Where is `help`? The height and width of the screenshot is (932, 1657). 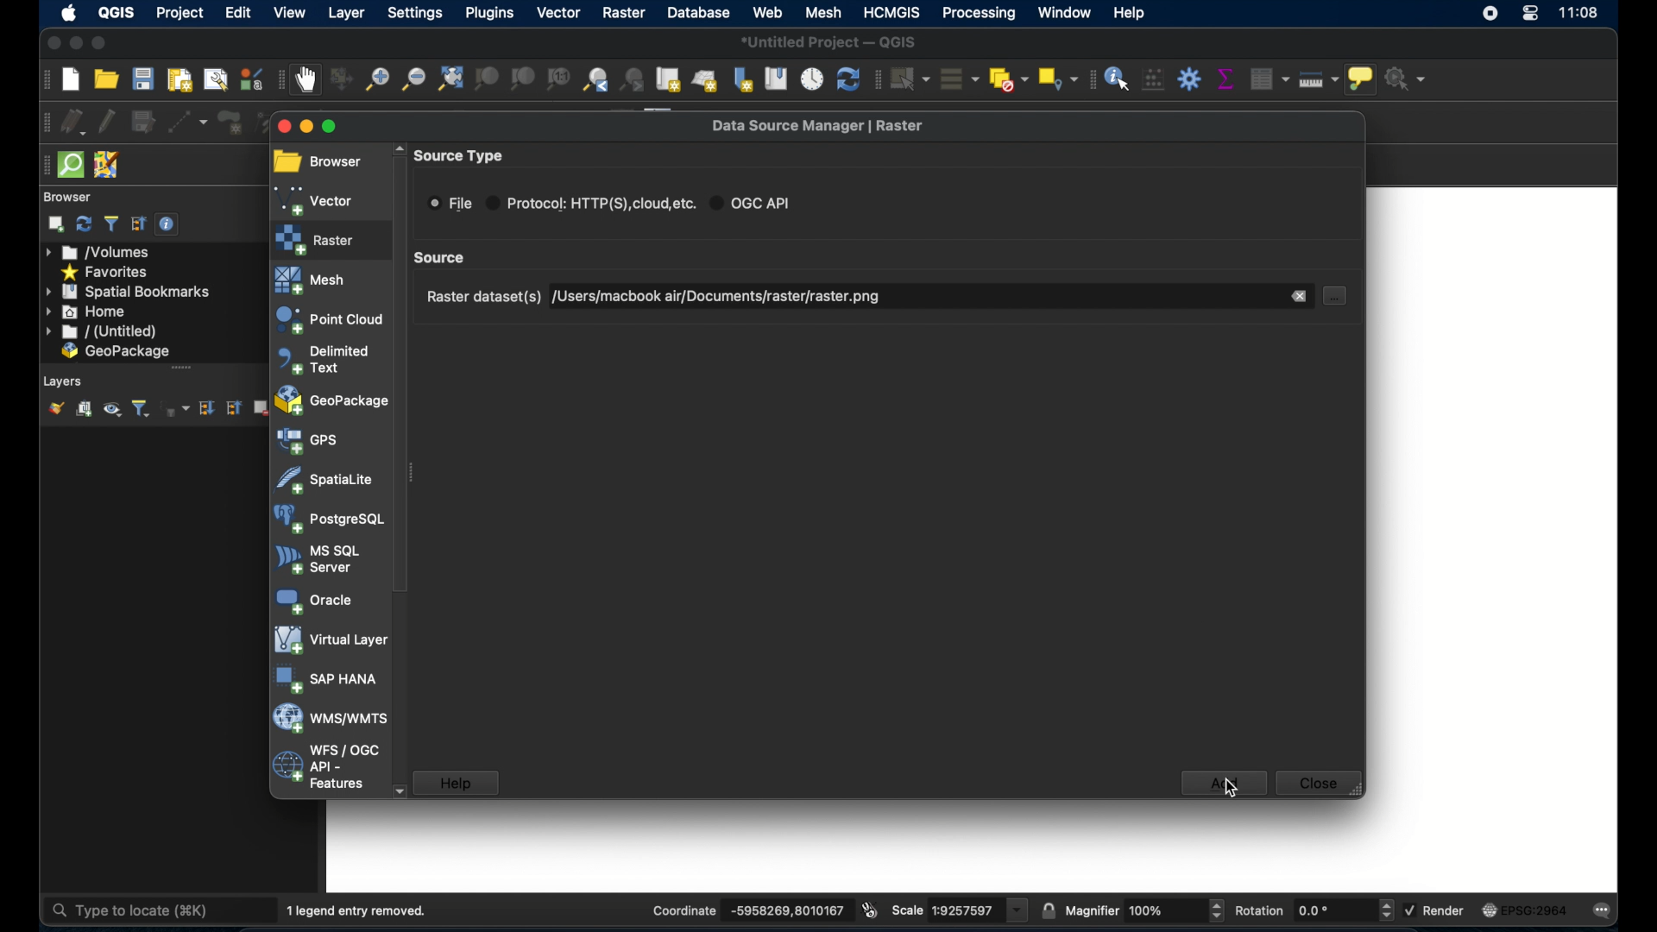 help is located at coordinates (459, 783).